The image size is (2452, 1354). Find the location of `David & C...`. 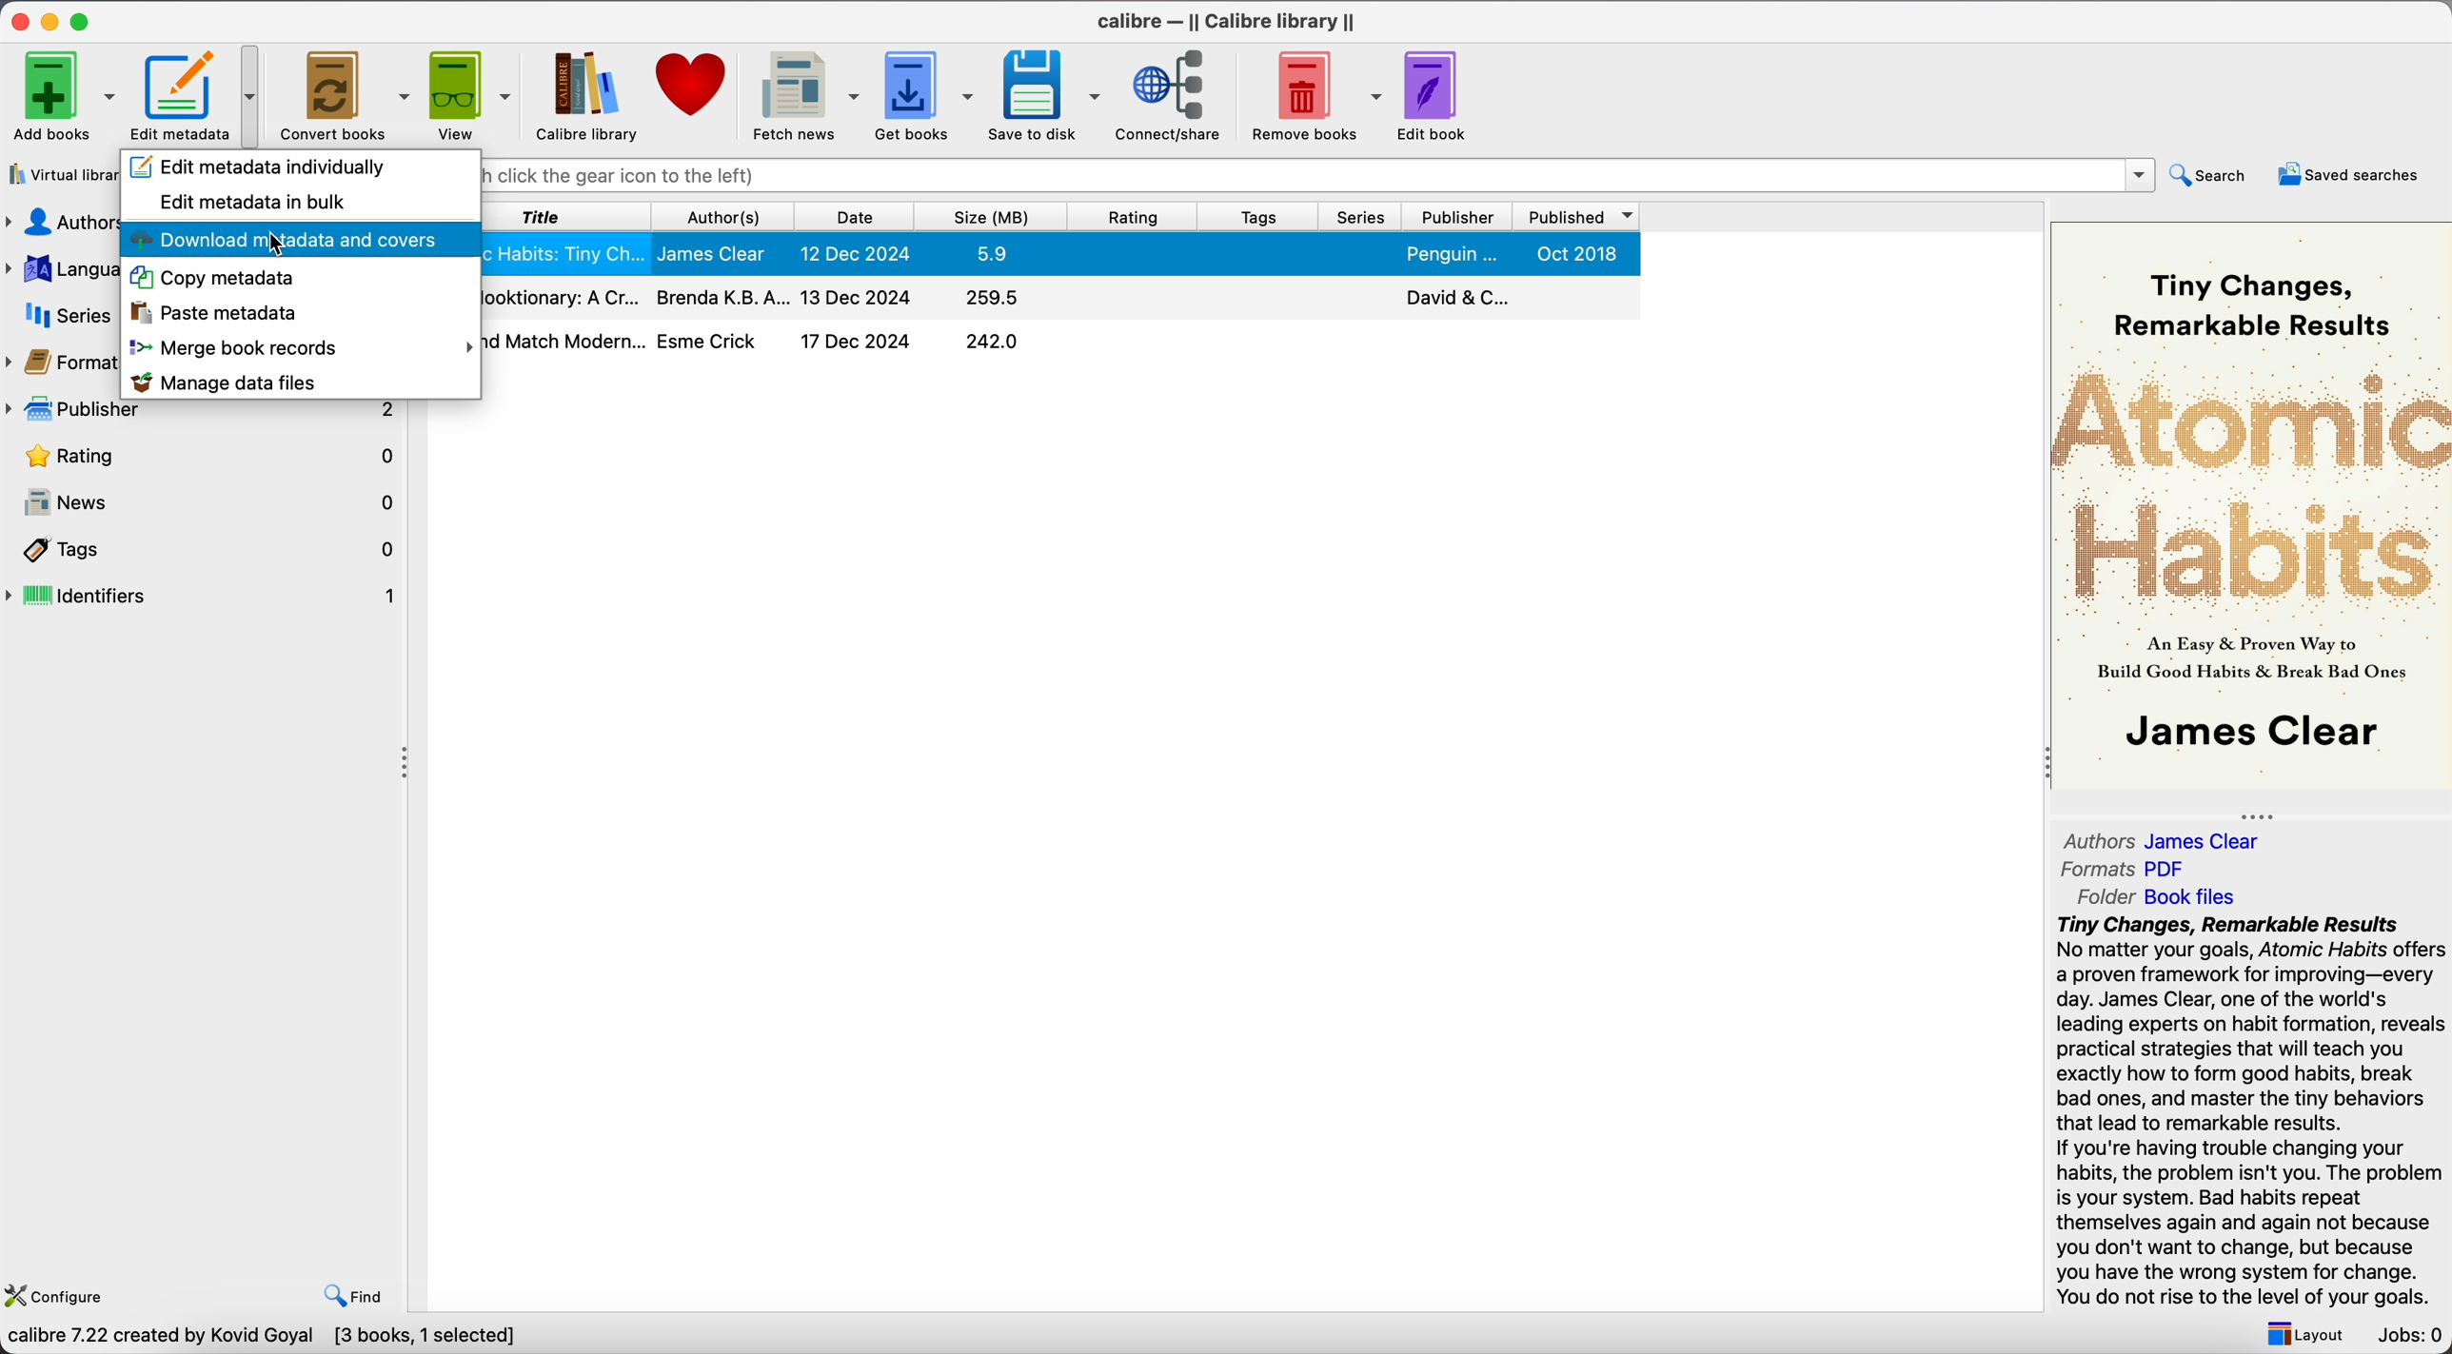

David & C... is located at coordinates (1453, 297).